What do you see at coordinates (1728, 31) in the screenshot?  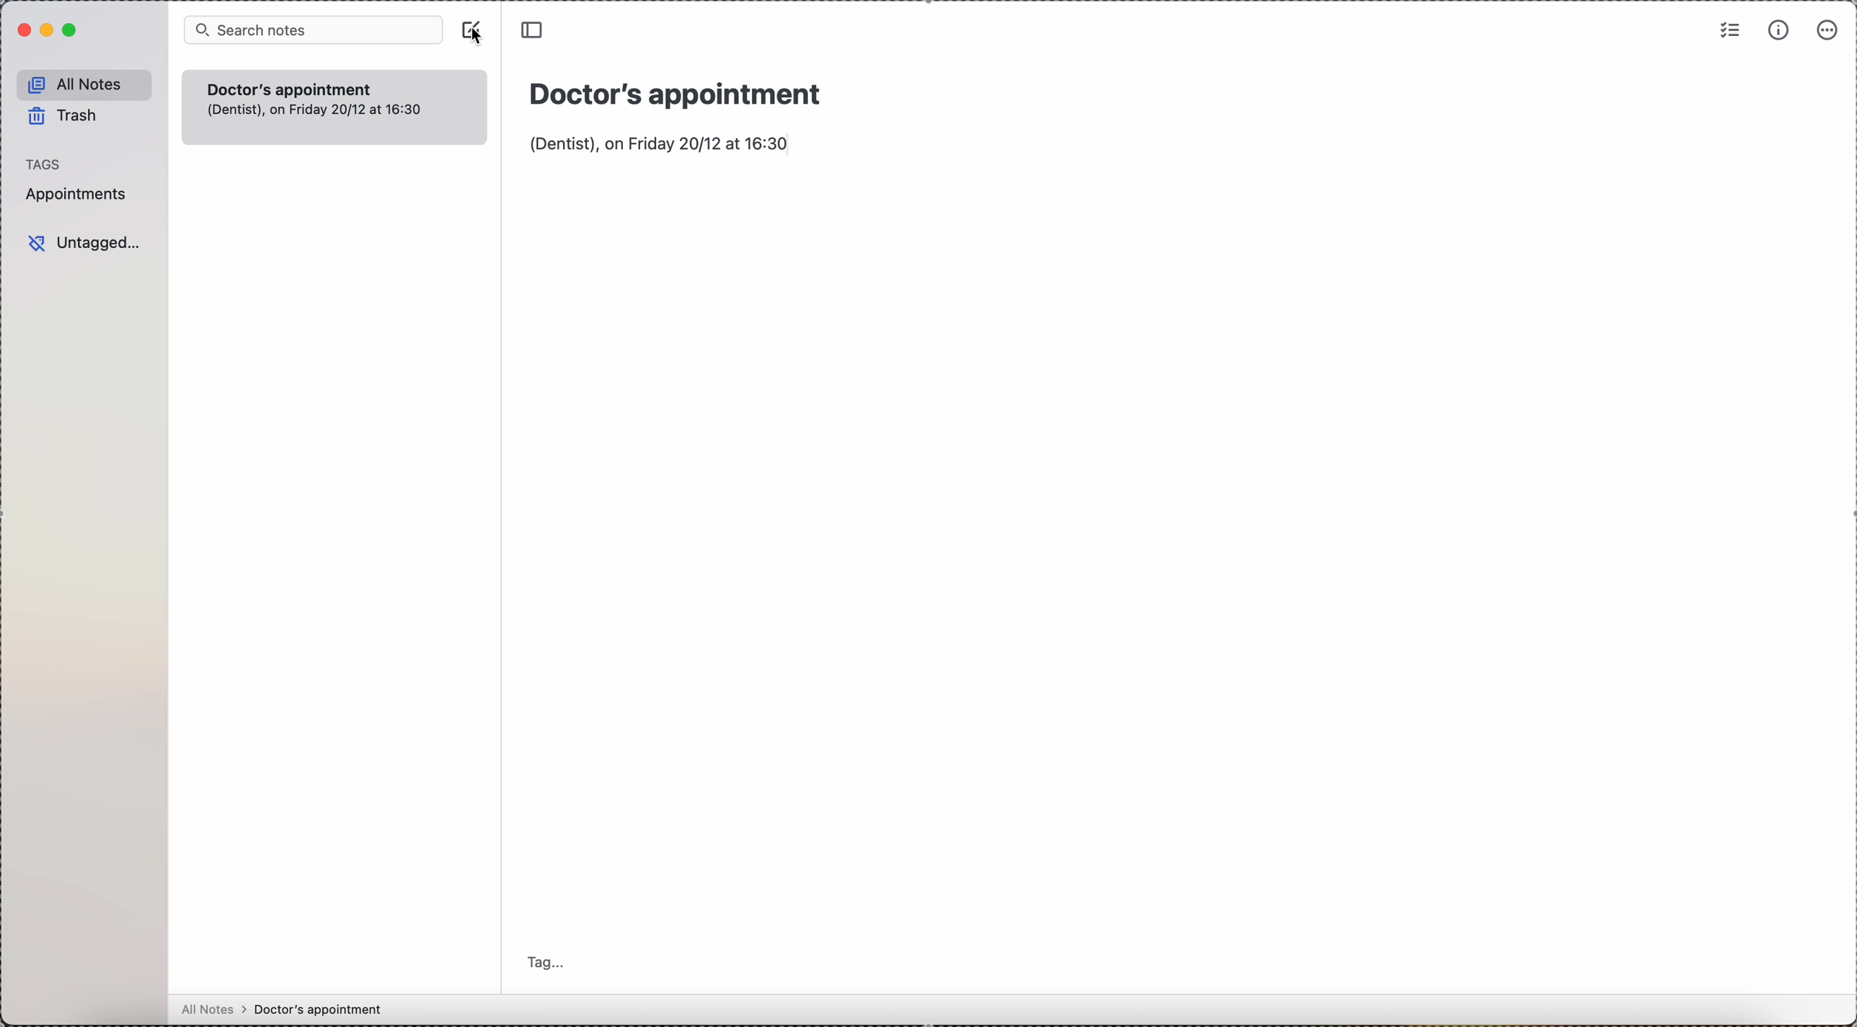 I see `check list` at bounding box center [1728, 31].